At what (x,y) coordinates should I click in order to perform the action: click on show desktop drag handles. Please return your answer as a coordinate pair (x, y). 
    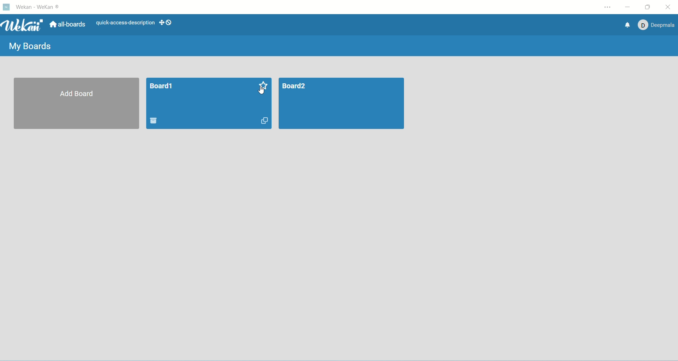
    Looking at the image, I should click on (168, 23).